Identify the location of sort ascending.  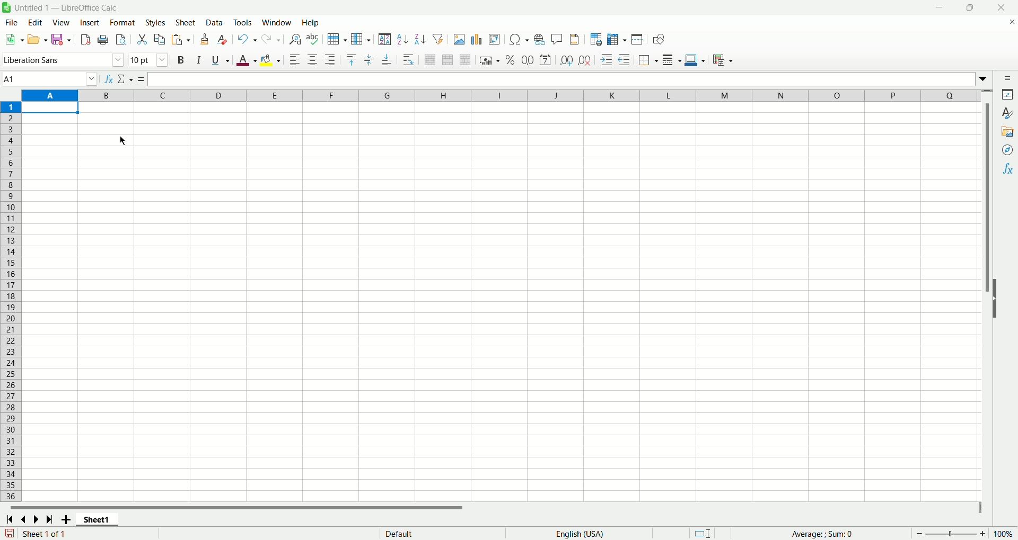
(402, 40).